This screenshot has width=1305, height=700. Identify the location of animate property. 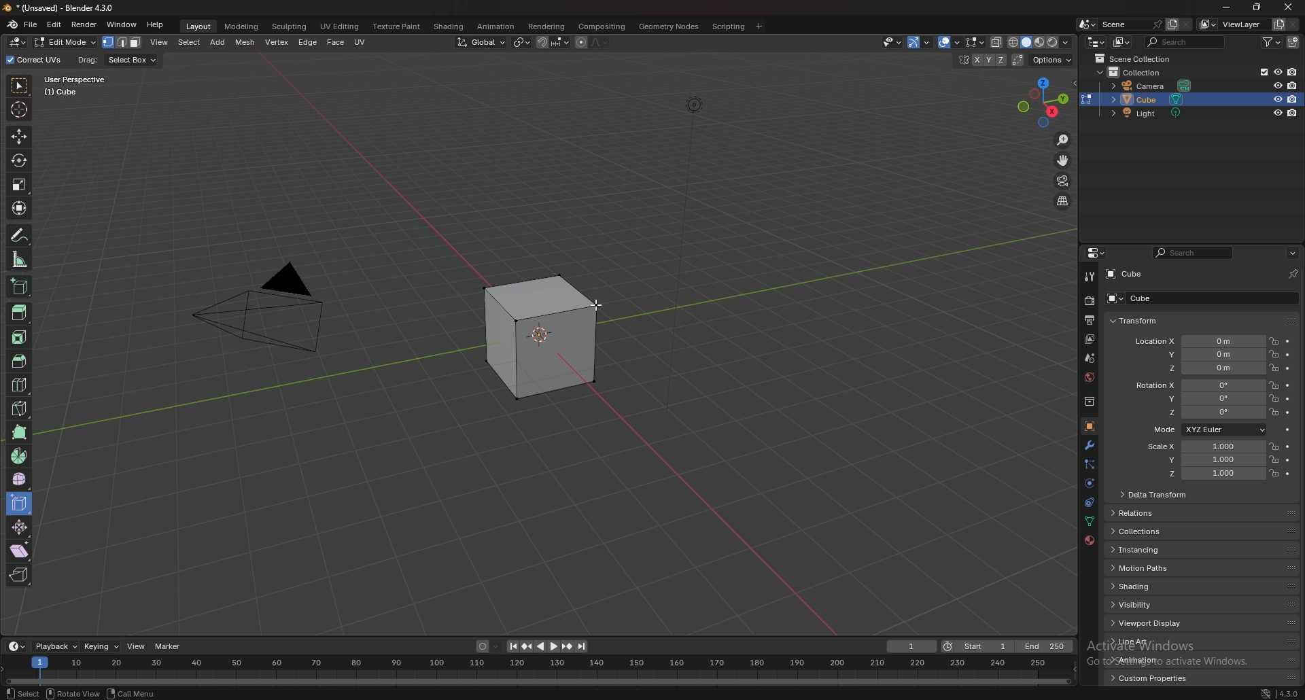
(1287, 429).